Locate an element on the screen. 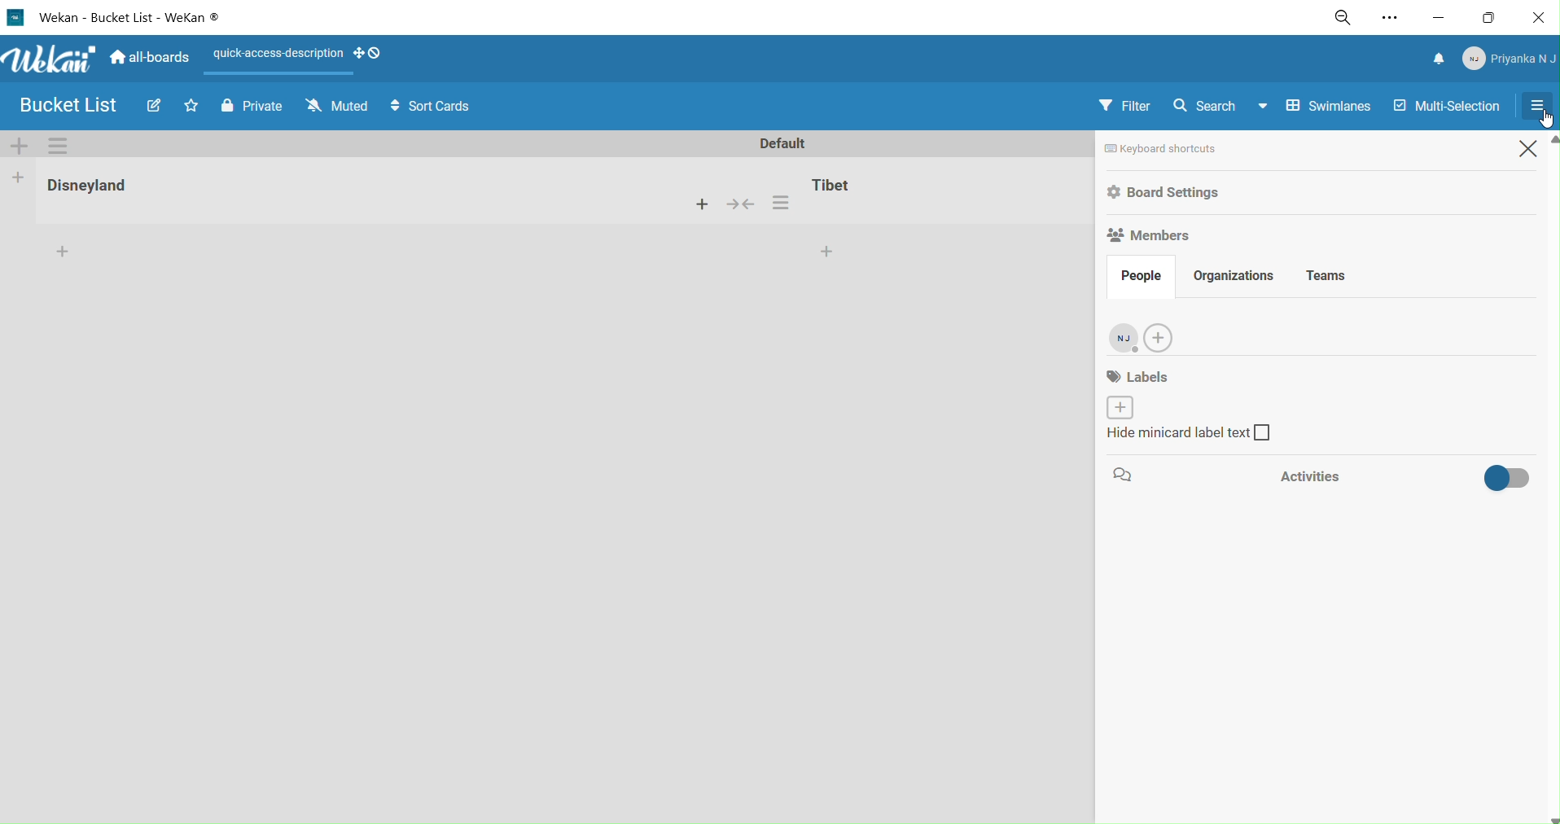 Image resolution: width=1560 pixels, height=824 pixels. default is located at coordinates (586, 142).